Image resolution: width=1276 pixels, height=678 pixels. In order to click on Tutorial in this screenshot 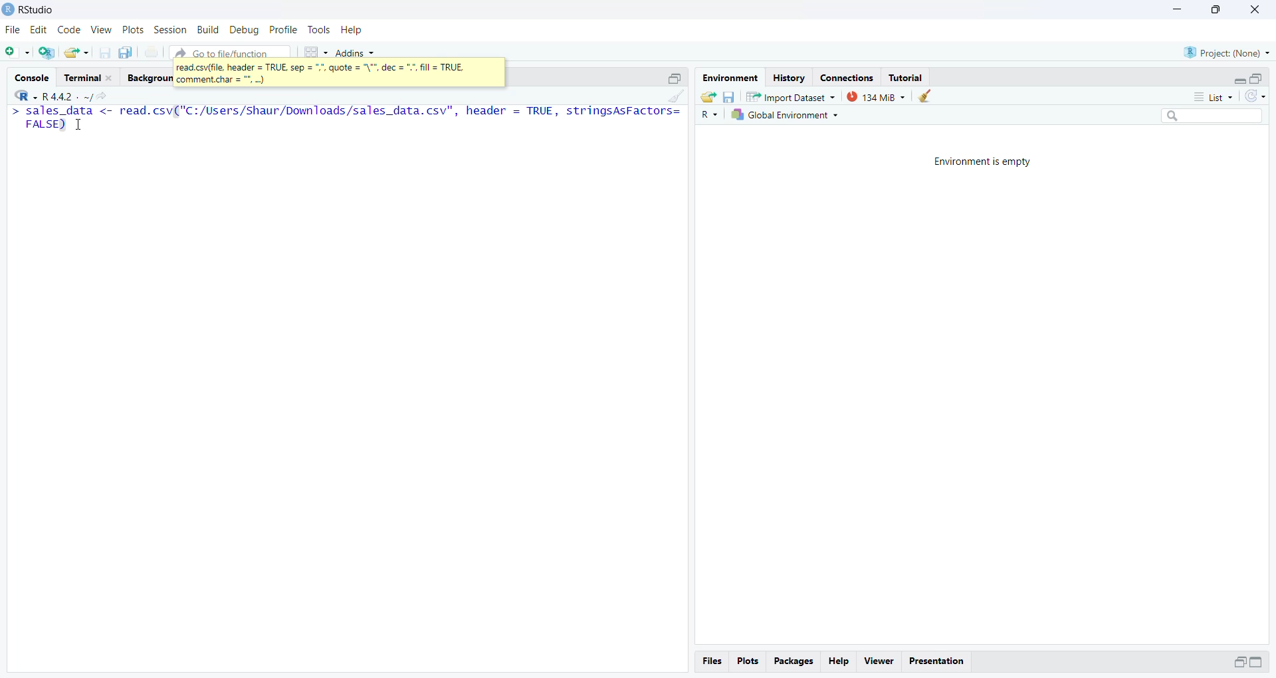, I will do `click(904, 78)`.